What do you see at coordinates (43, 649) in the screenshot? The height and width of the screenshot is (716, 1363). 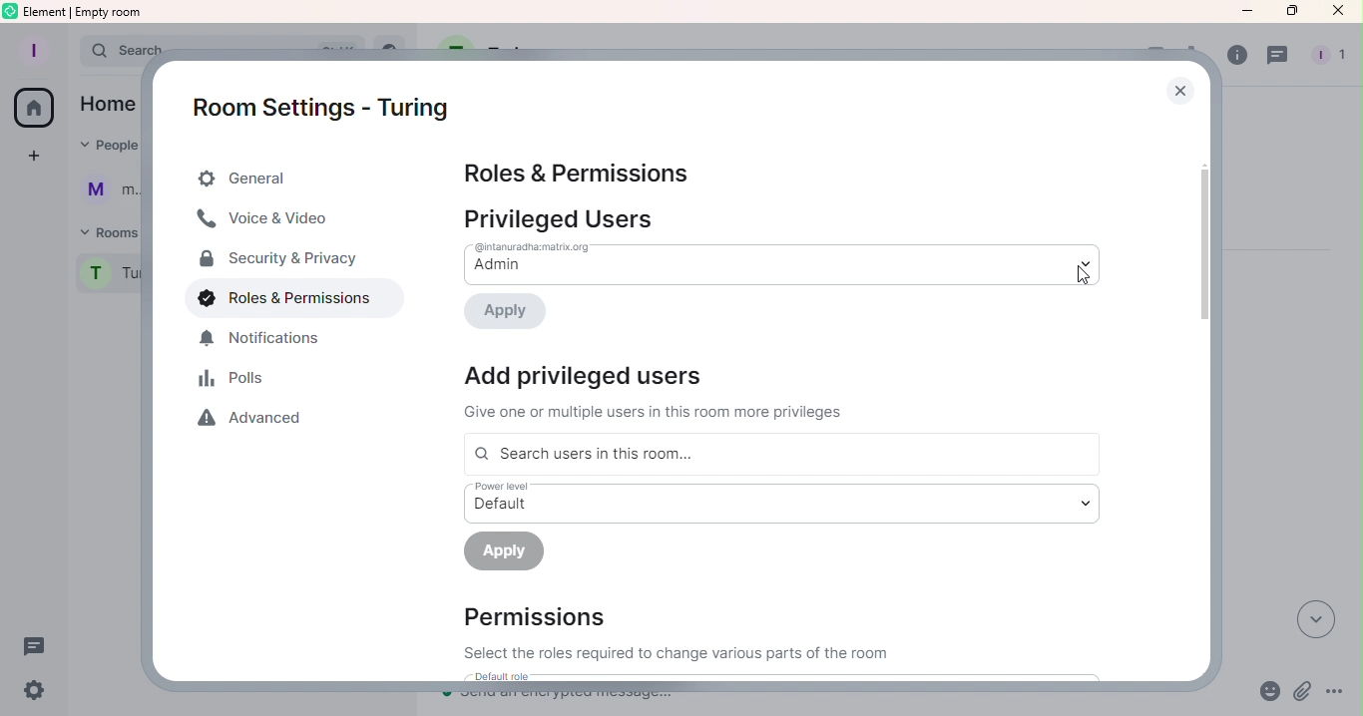 I see `Threads` at bounding box center [43, 649].